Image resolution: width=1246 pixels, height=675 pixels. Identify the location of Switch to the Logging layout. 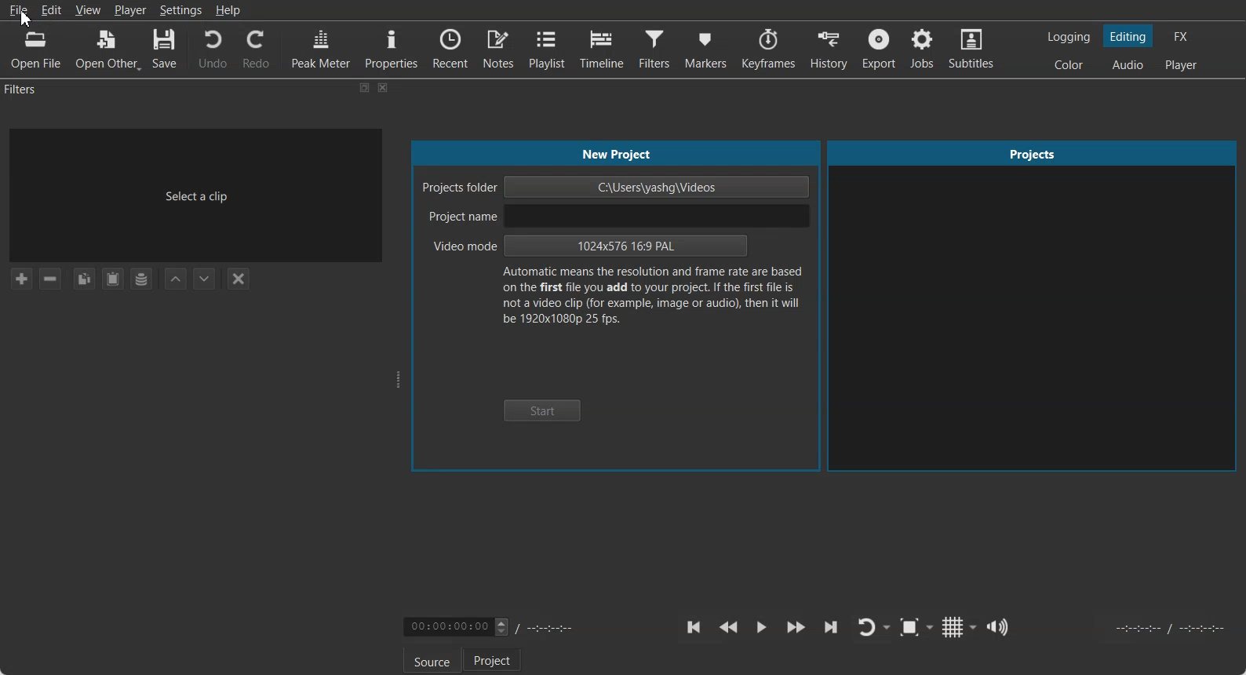
(1069, 37).